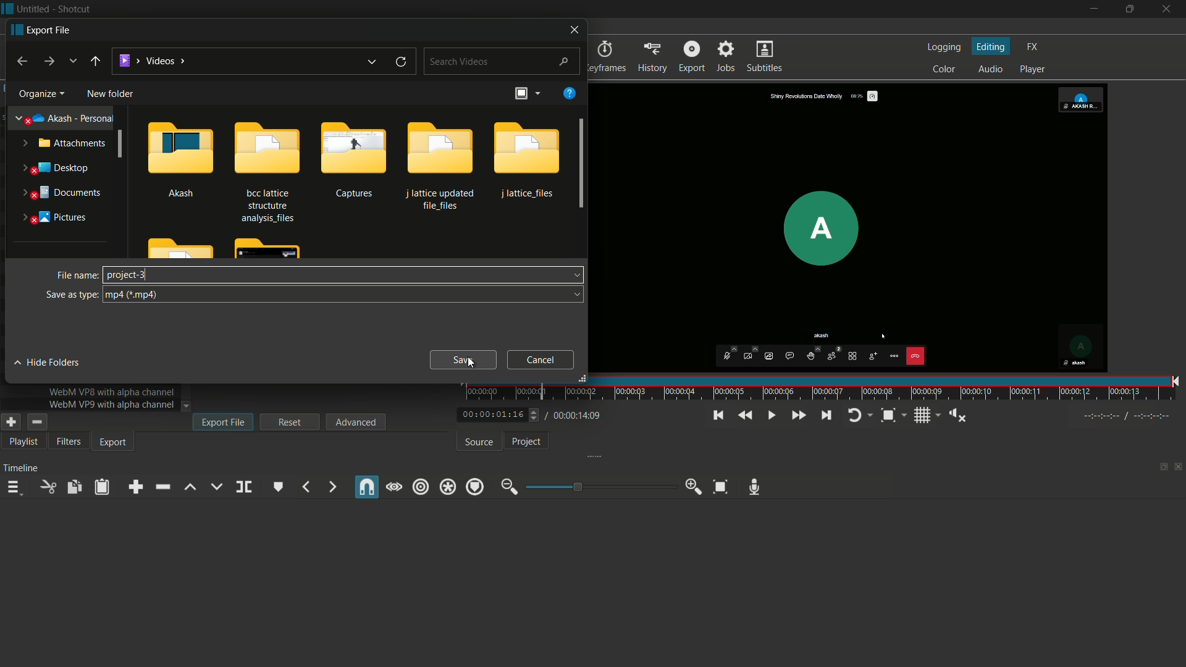 The width and height of the screenshot is (1186, 667). I want to click on zoom timeline to fit, so click(721, 487).